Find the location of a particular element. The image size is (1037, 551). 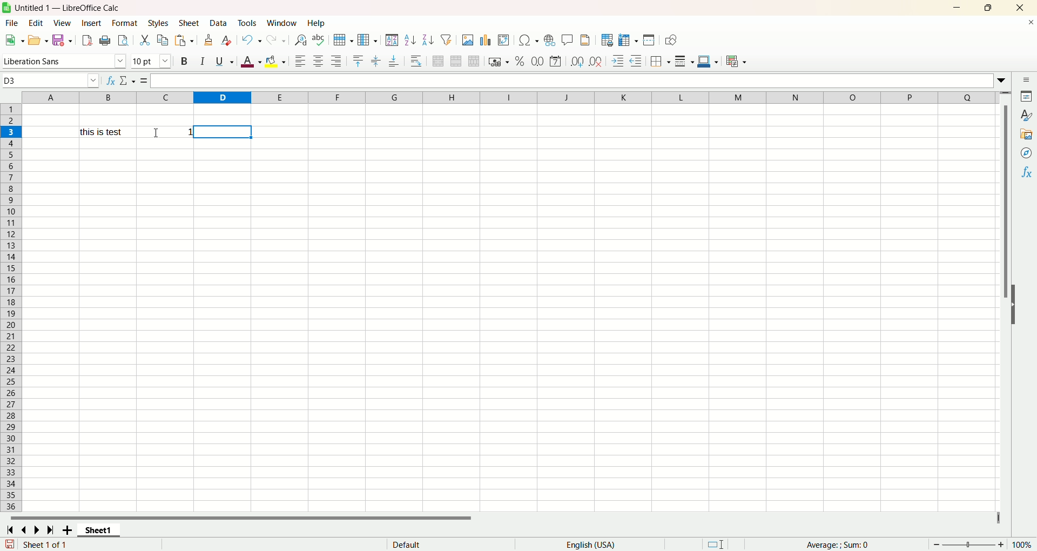

export as pdf is located at coordinates (86, 41).